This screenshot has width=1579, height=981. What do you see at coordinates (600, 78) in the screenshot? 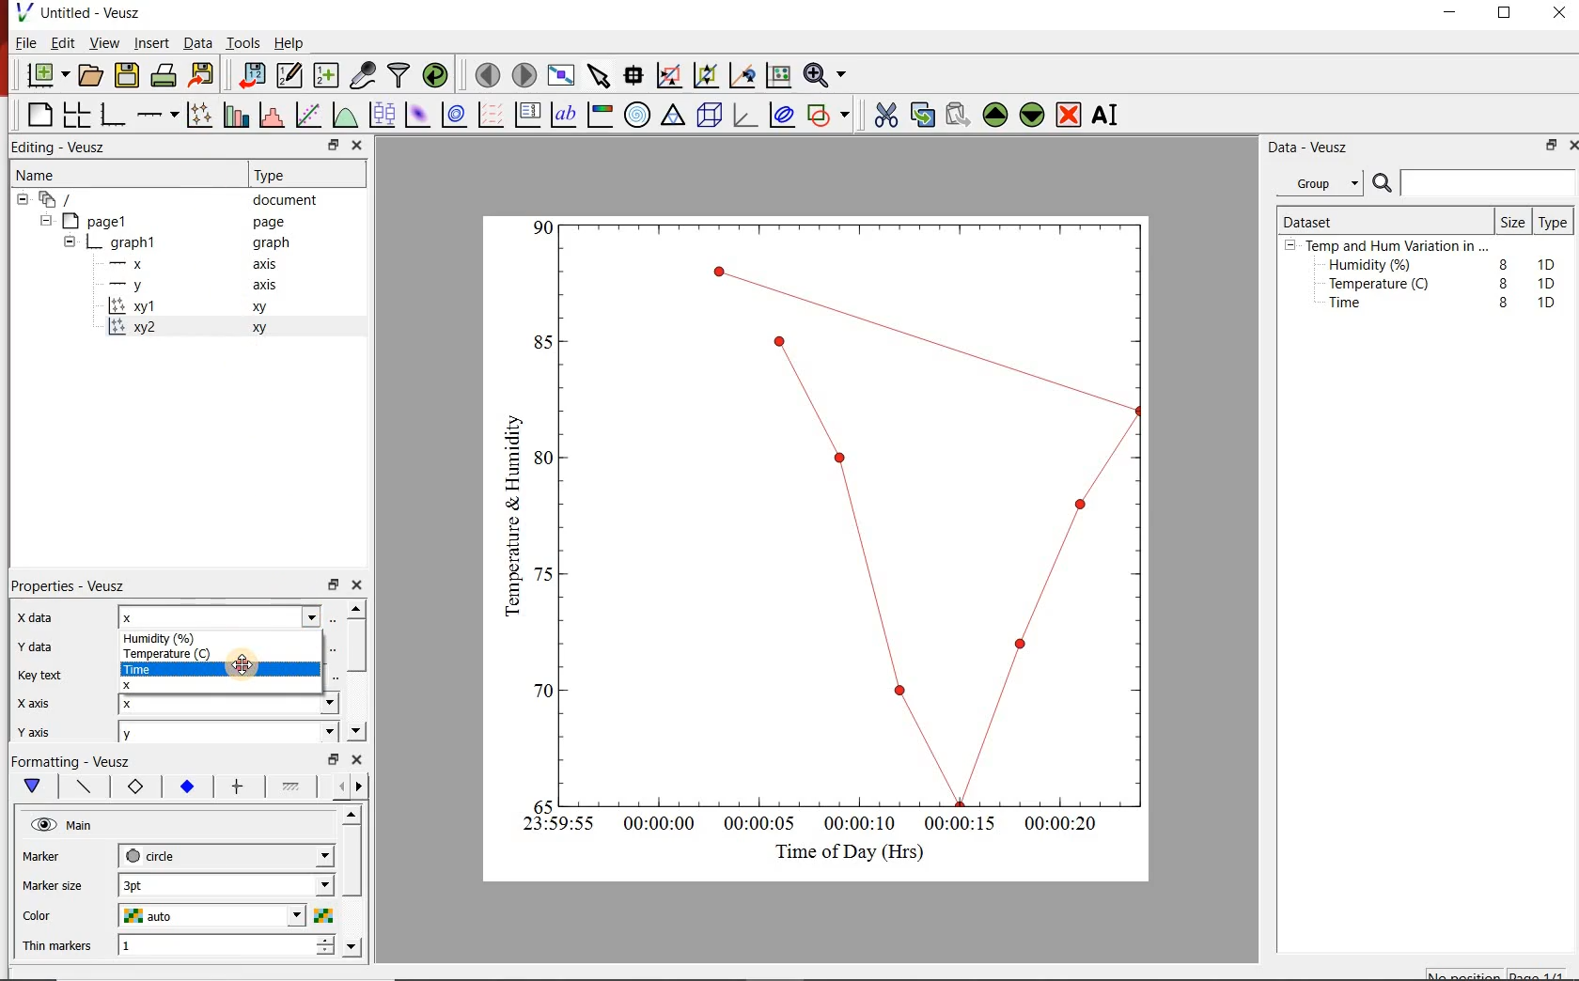
I see `select items from the graph or scroll` at bounding box center [600, 78].